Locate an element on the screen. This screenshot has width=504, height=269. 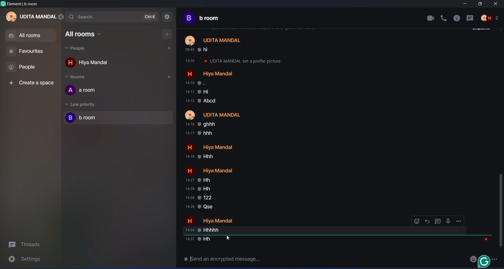
people is located at coordinates (27, 69).